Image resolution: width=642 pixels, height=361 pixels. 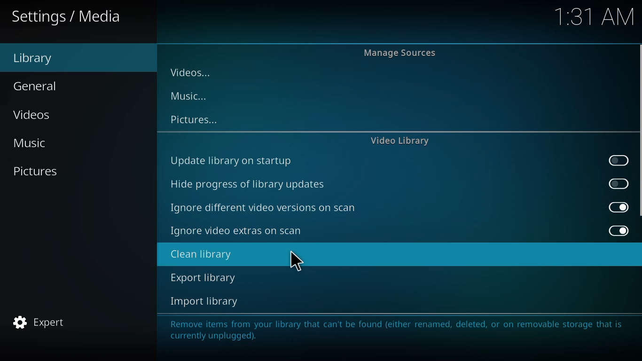 What do you see at coordinates (400, 52) in the screenshot?
I see `manage sources` at bounding box center [400, 52].